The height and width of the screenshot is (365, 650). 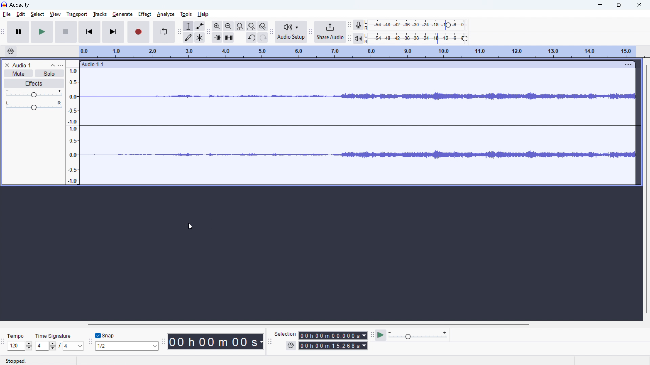 I want to click on cursor, so click(x=190, y=226).